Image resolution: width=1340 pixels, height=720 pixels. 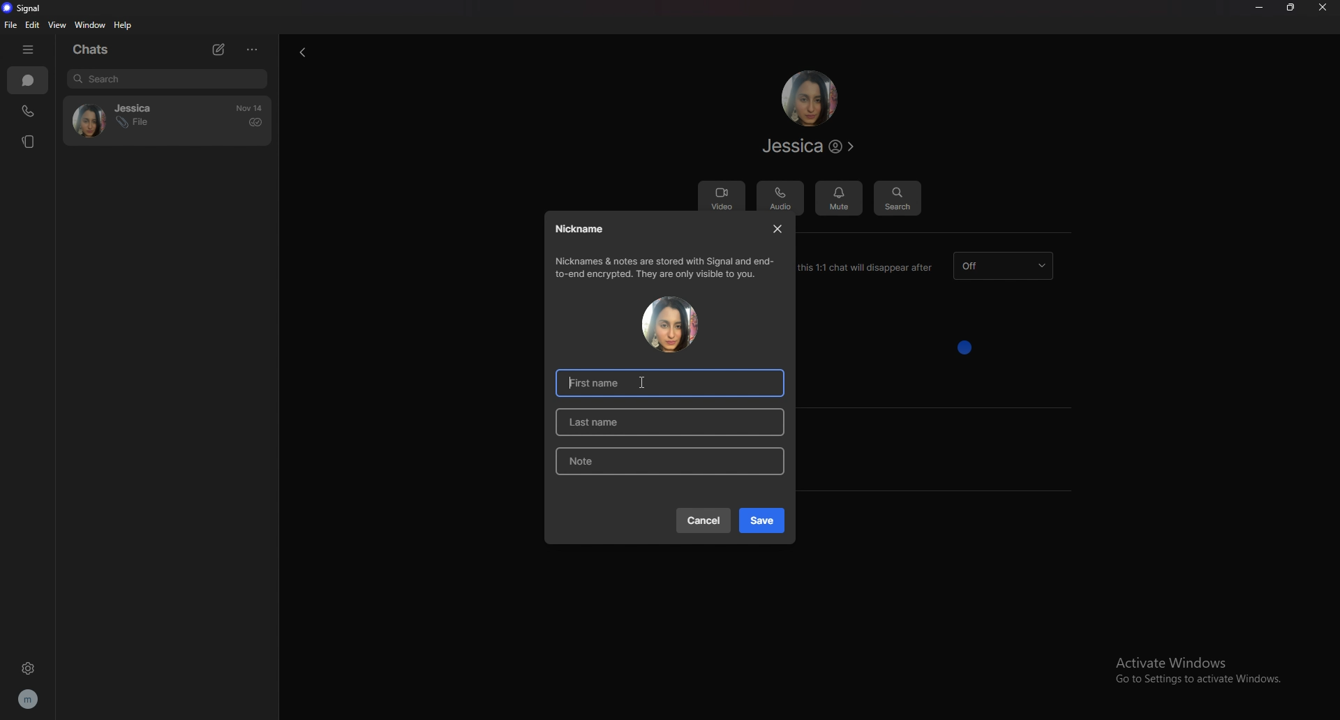 I want to click on resize, so click(x=1295, y=9).